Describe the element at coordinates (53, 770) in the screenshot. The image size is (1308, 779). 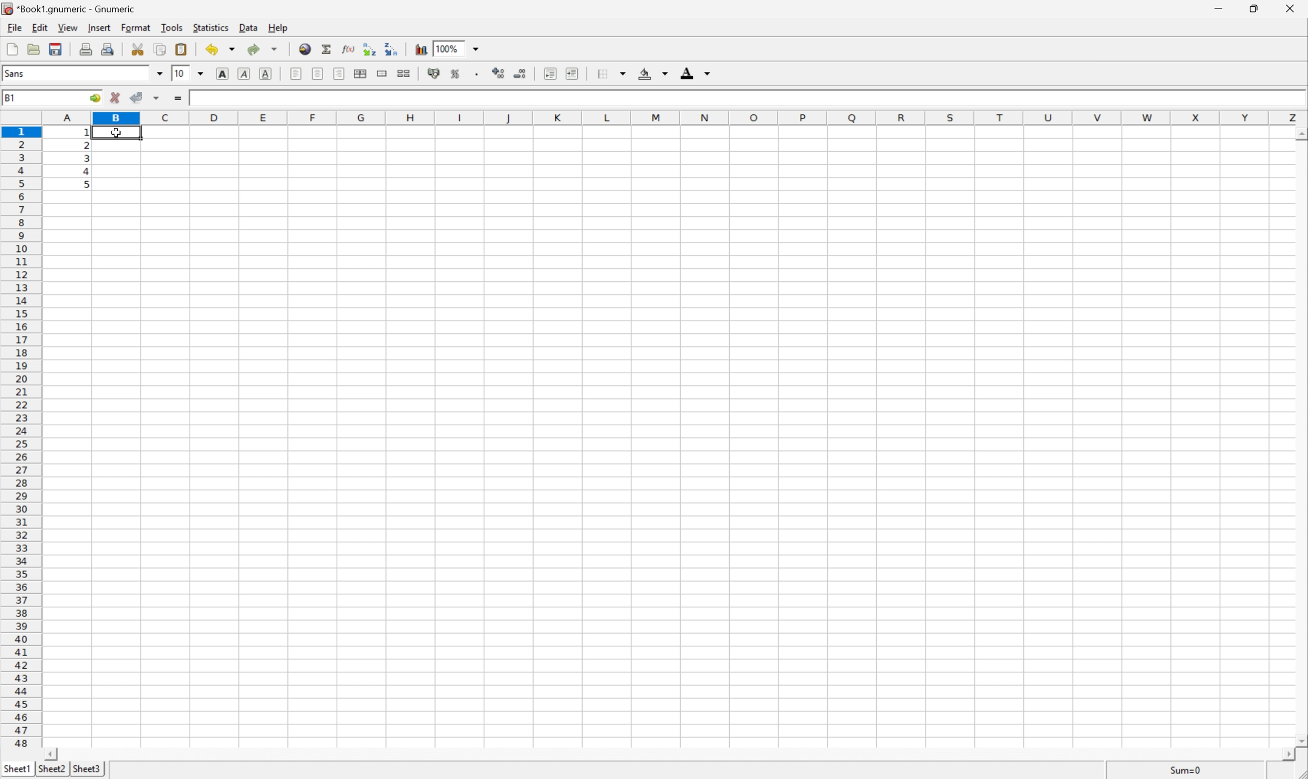
I see `Sheet2` at that location.